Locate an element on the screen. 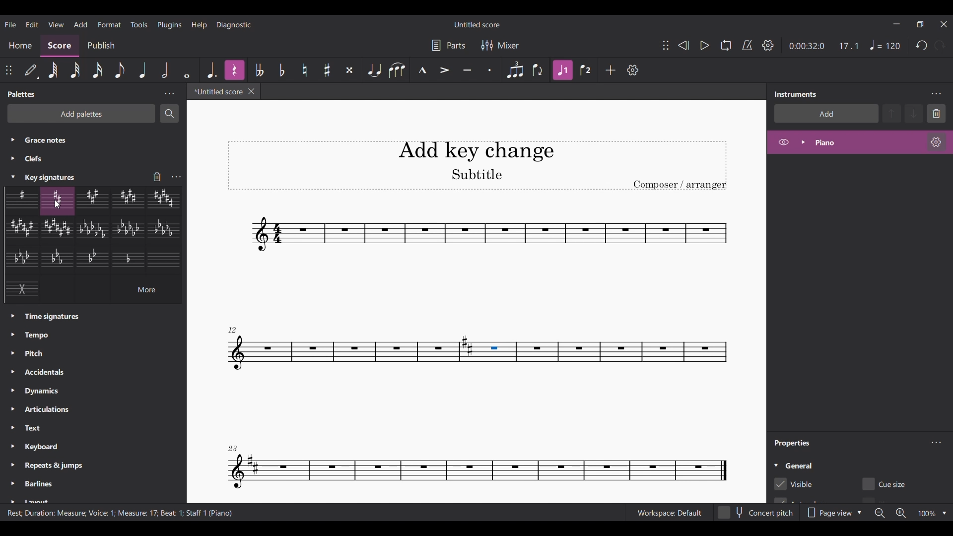  Workspace: default is located at coordinates (669, 513).